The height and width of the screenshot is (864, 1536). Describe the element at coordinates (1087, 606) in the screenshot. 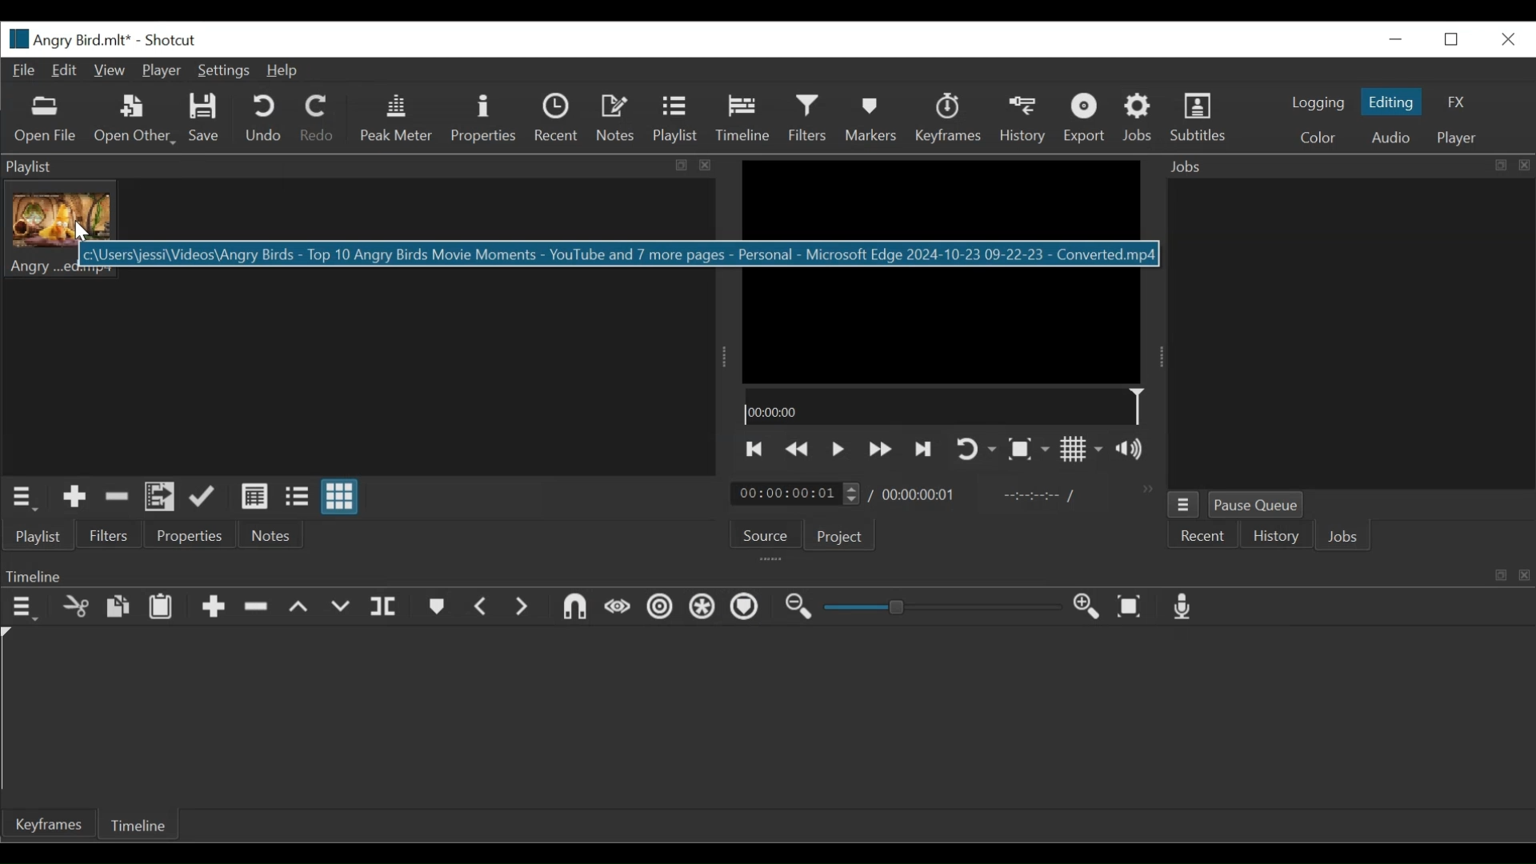

I see `Zoom timeline in` at that location.